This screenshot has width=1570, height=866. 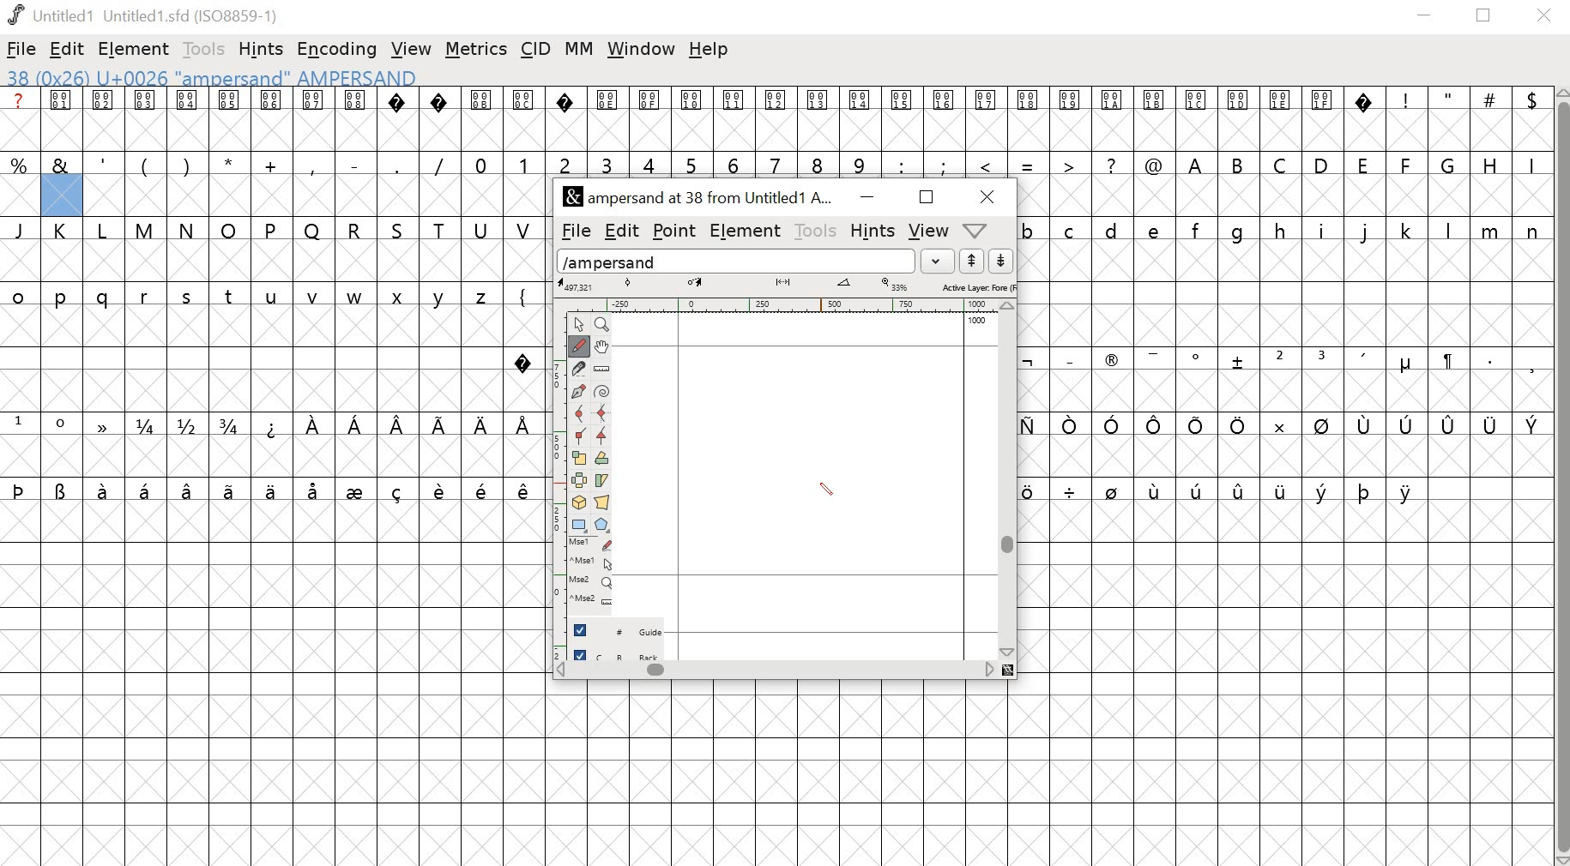 What do you see at coordinates (314, 118) in the screenshot?
I see `0007` at bounding box center [314, 118].